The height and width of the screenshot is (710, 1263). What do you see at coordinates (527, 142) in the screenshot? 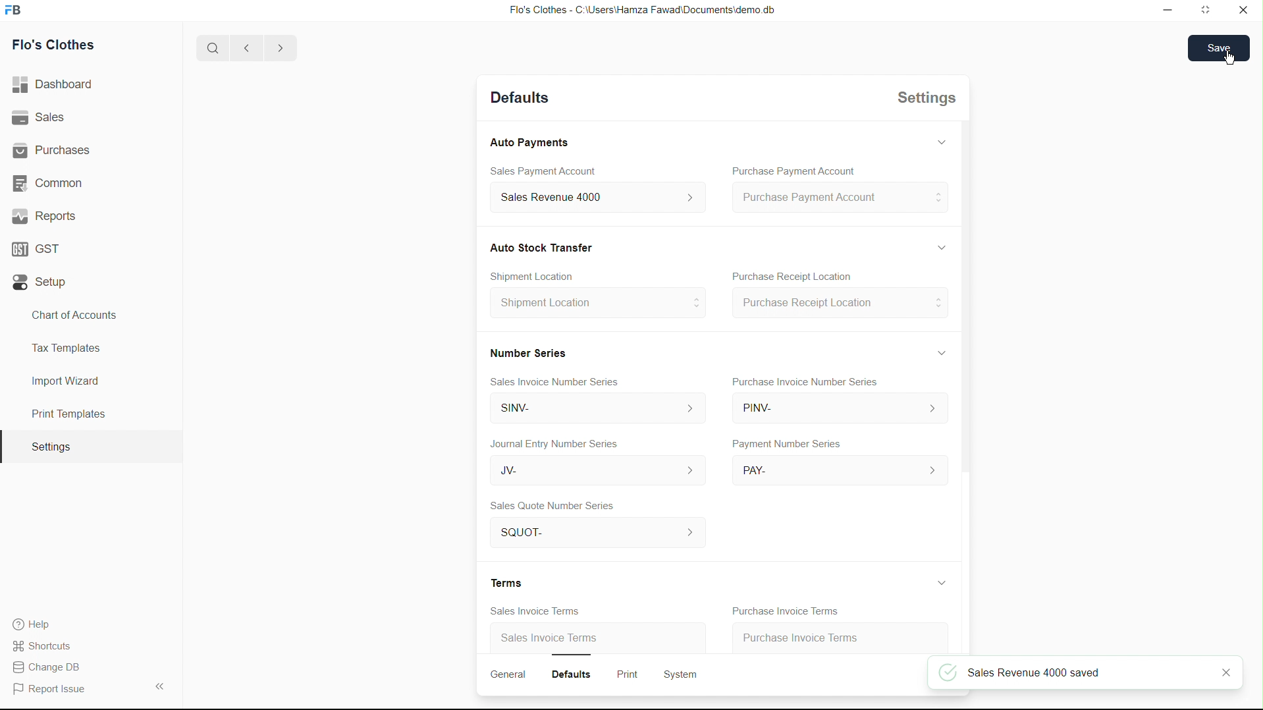
I see `Auto Payments` at bounding box center [527, 142].